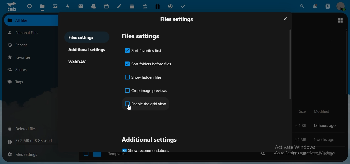  I want to click on text, so click(299, 154).